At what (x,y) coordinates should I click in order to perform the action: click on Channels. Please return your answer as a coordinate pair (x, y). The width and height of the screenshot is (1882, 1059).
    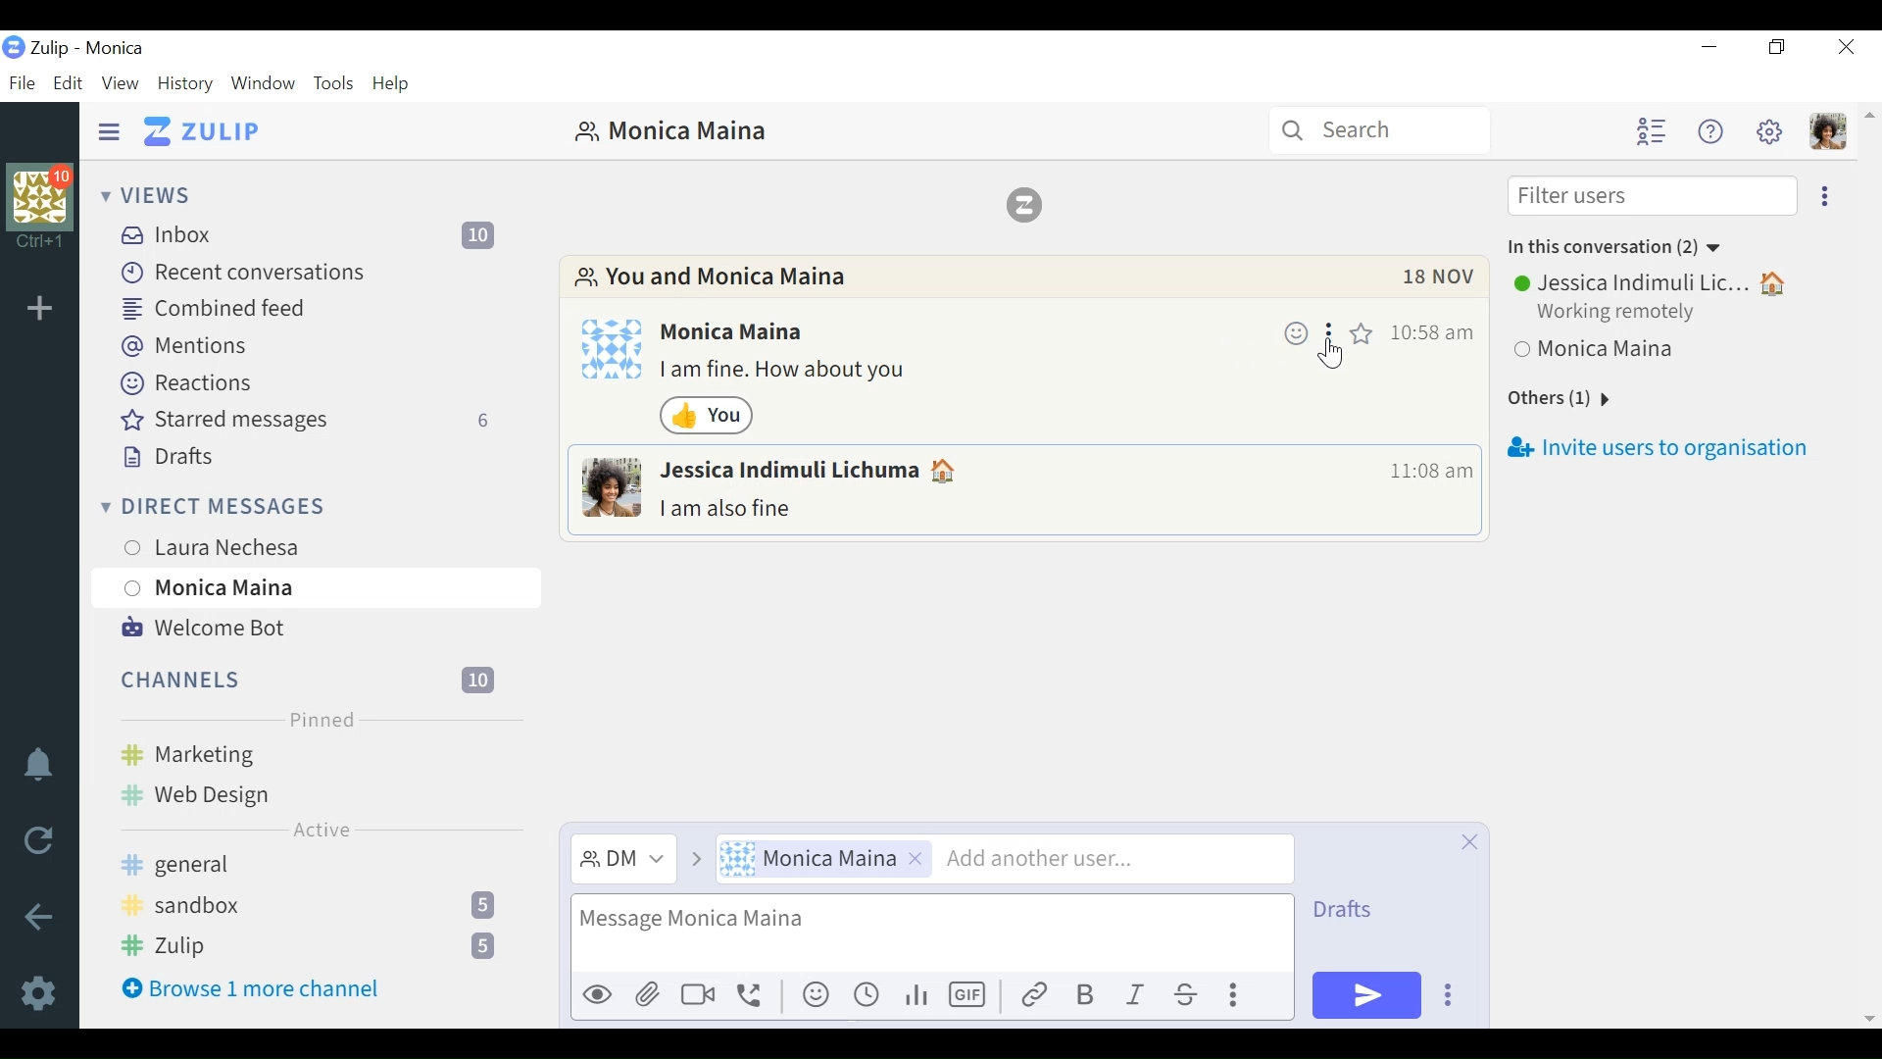
    Looking at the image, I should click on (311, 678).